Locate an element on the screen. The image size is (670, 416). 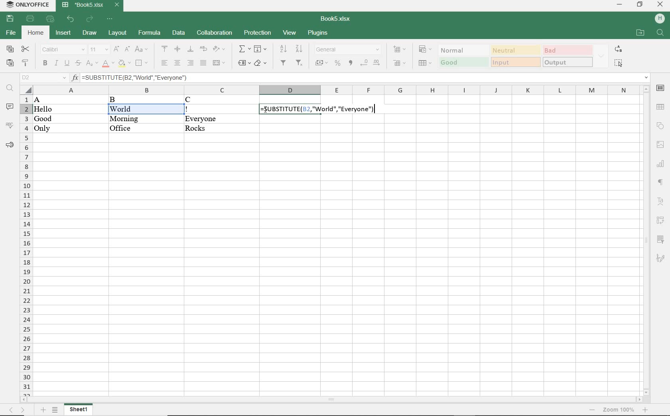
formula is located at coordinates (314, 108).